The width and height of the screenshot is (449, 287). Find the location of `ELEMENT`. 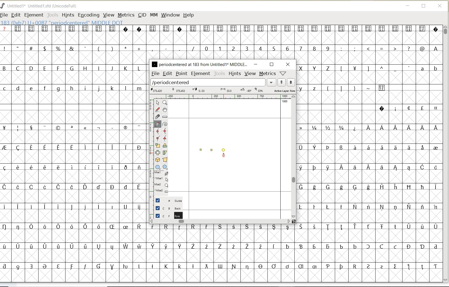

ELEMENT is located at coordinates (34, 15).